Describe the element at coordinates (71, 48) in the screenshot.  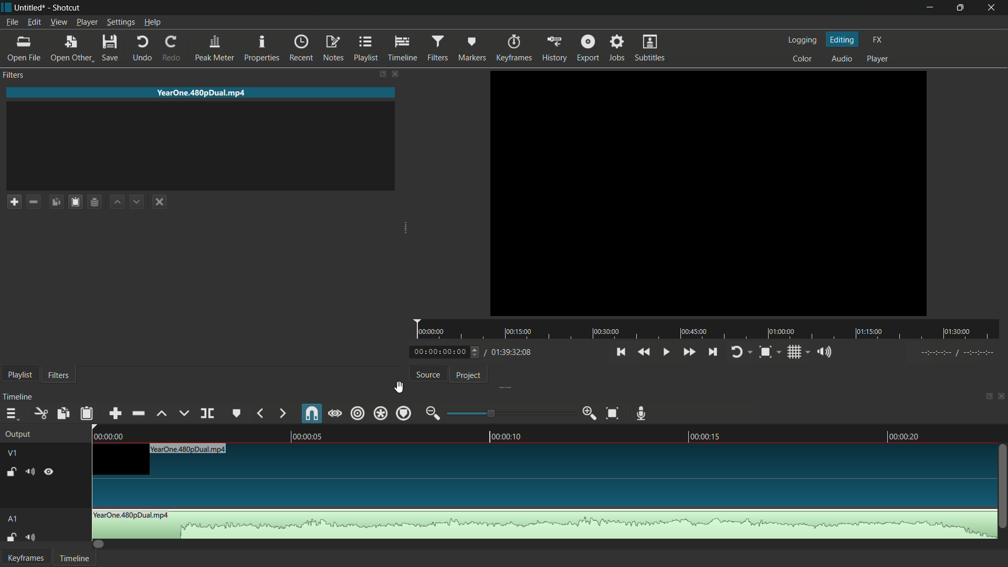
I see `open other` at that location.